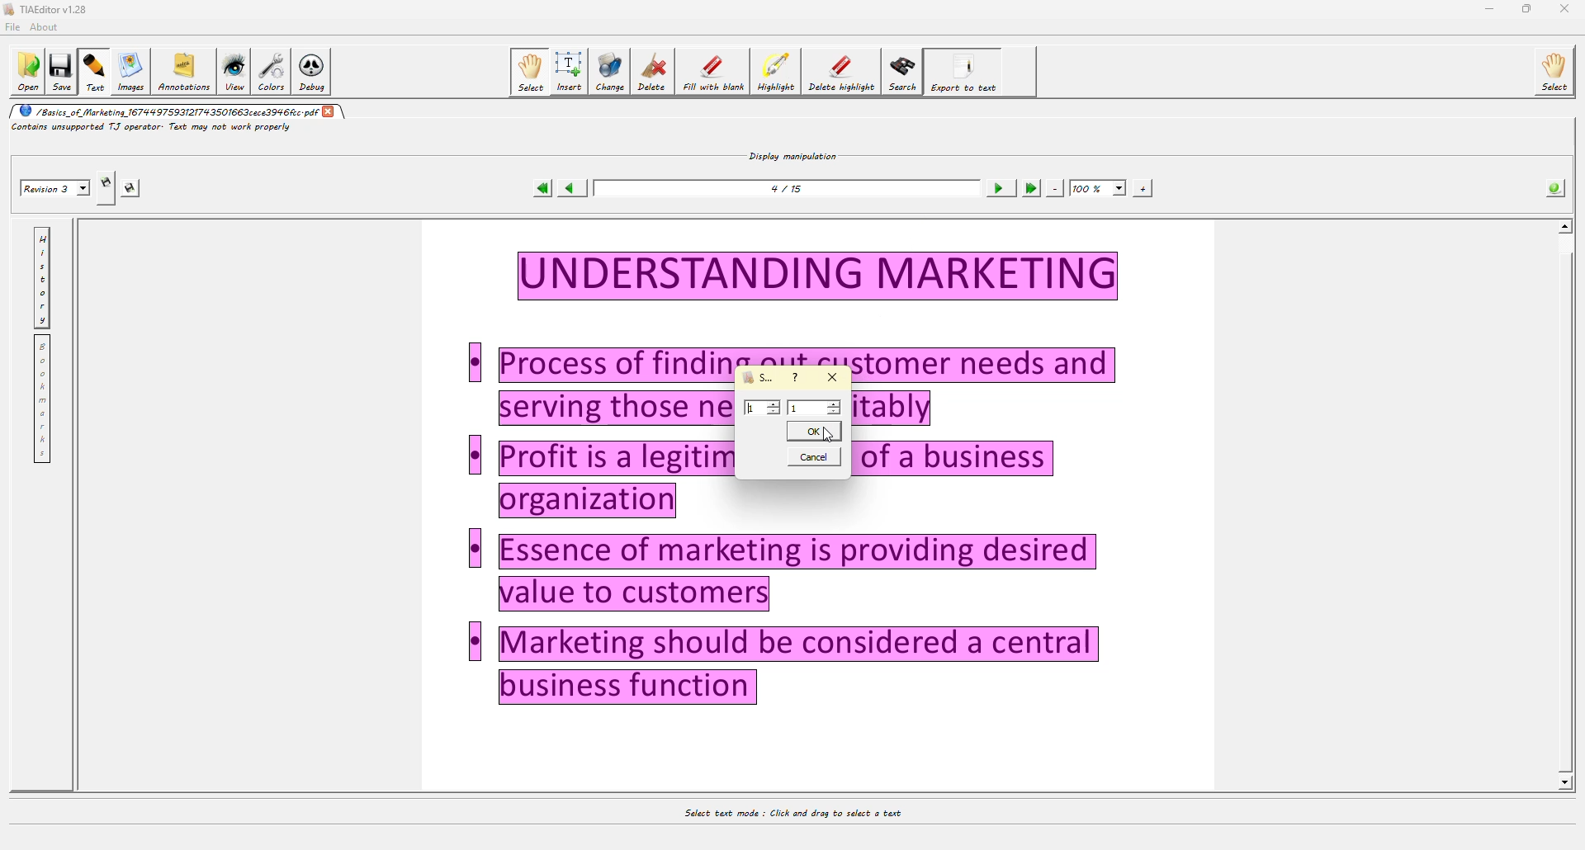 The width and height of the screenshot is (1585, 850). Describe the element at coordinates (157, 132) in the screenshot. I see `Contains unsupported TJ operator: Text may not work properly` at that location.